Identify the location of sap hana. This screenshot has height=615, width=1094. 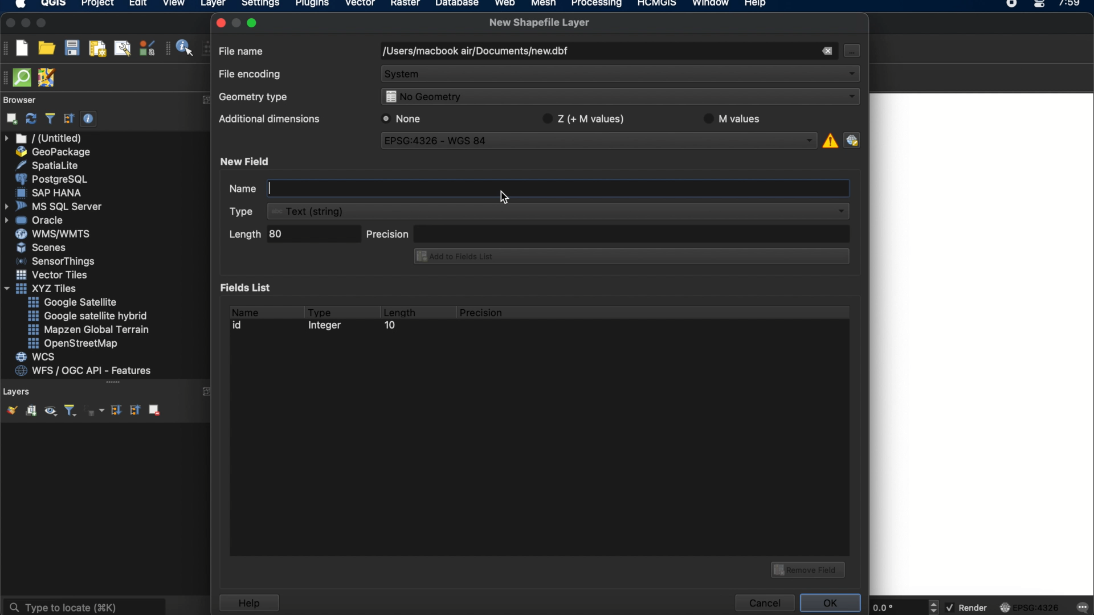
(51, 192).